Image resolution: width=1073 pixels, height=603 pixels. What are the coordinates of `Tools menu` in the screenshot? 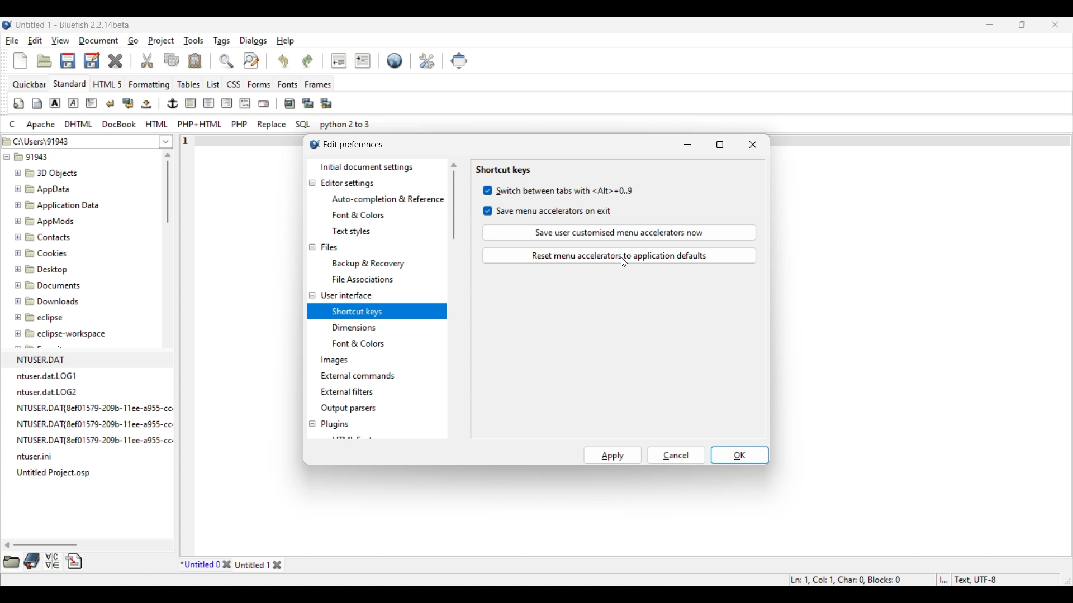 It's located at (194, 41).